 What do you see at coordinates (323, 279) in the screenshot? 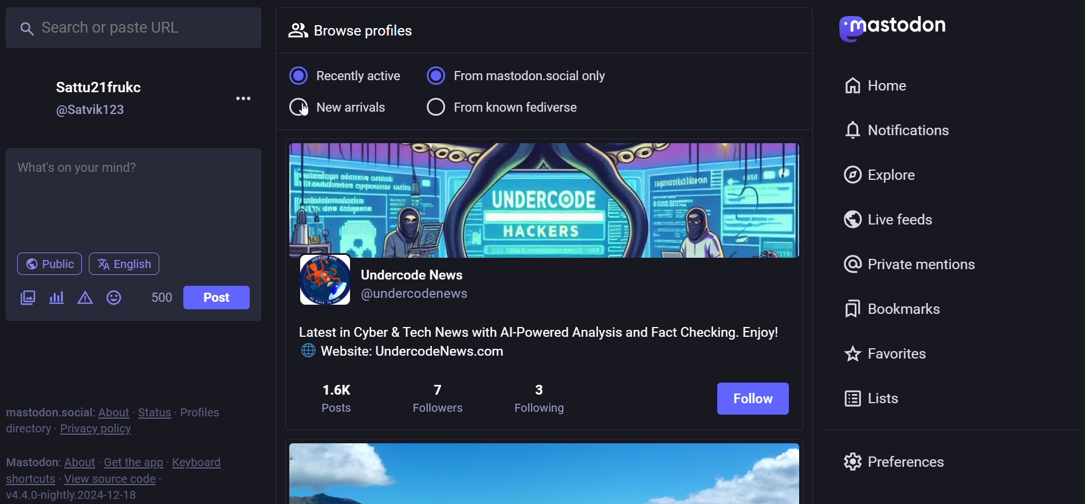
I see `profile picture` at bounding box center [323, 279].